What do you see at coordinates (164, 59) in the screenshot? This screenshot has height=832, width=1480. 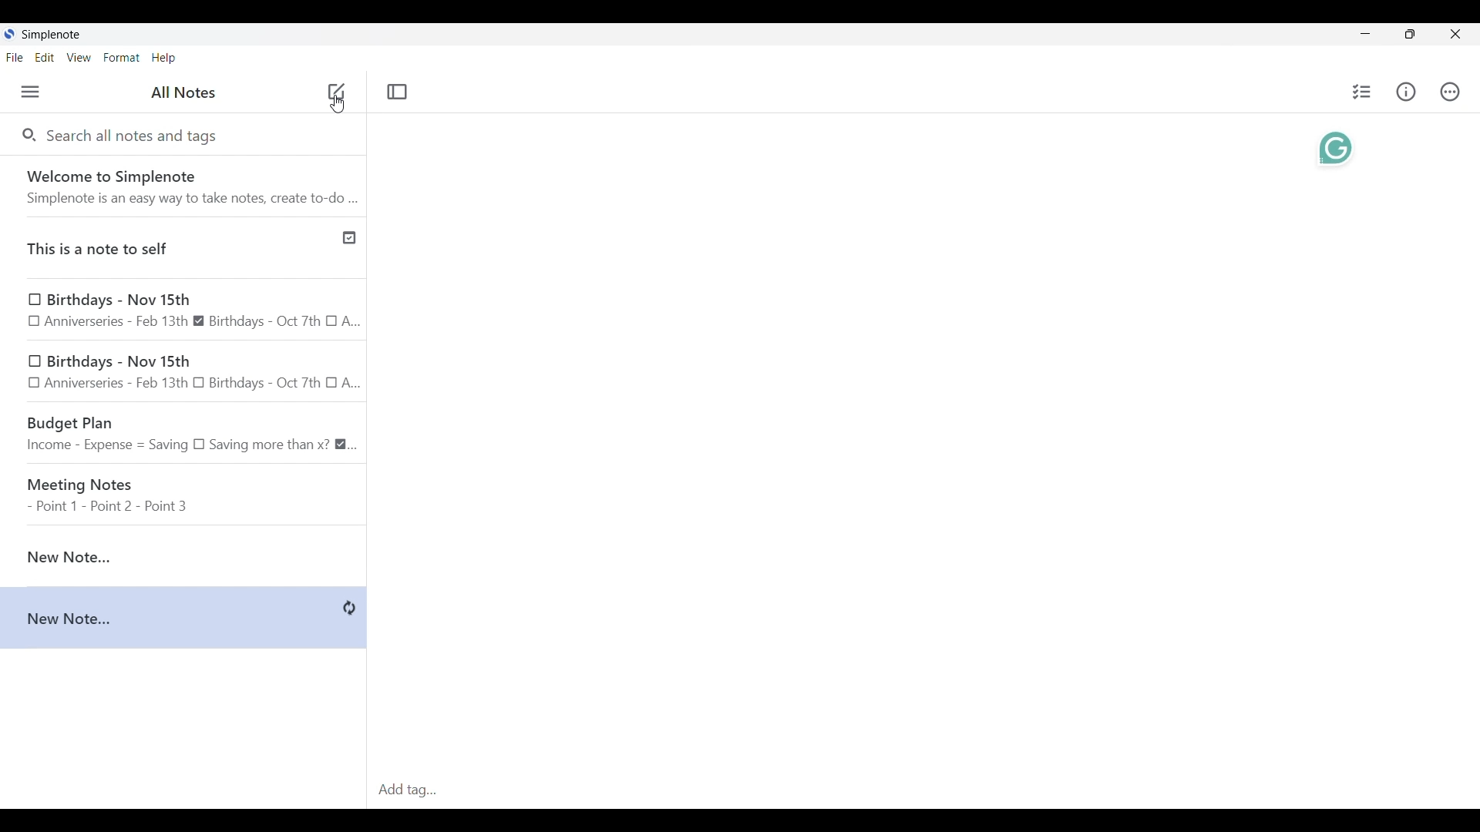 I see `Help menu` at bounding box center [164, 59].